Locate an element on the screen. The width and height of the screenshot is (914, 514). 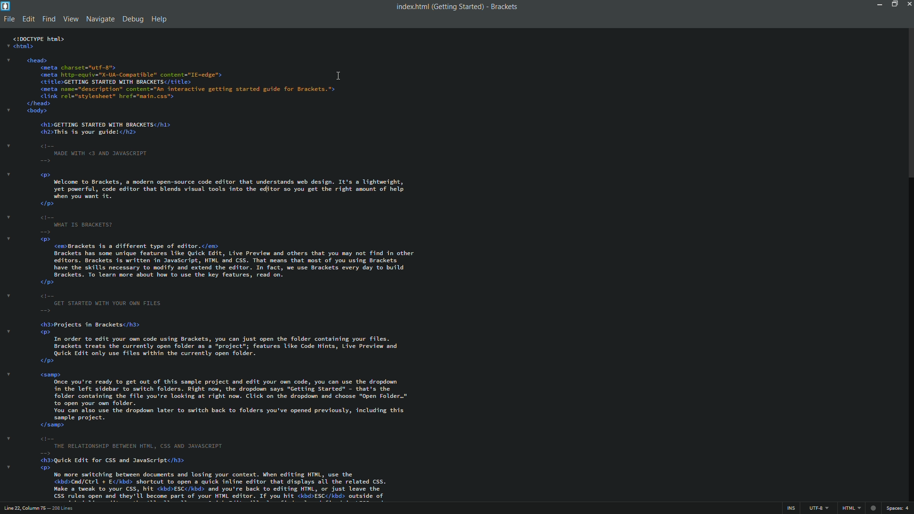
spaces: 4 is located at coordinates (898, 508).